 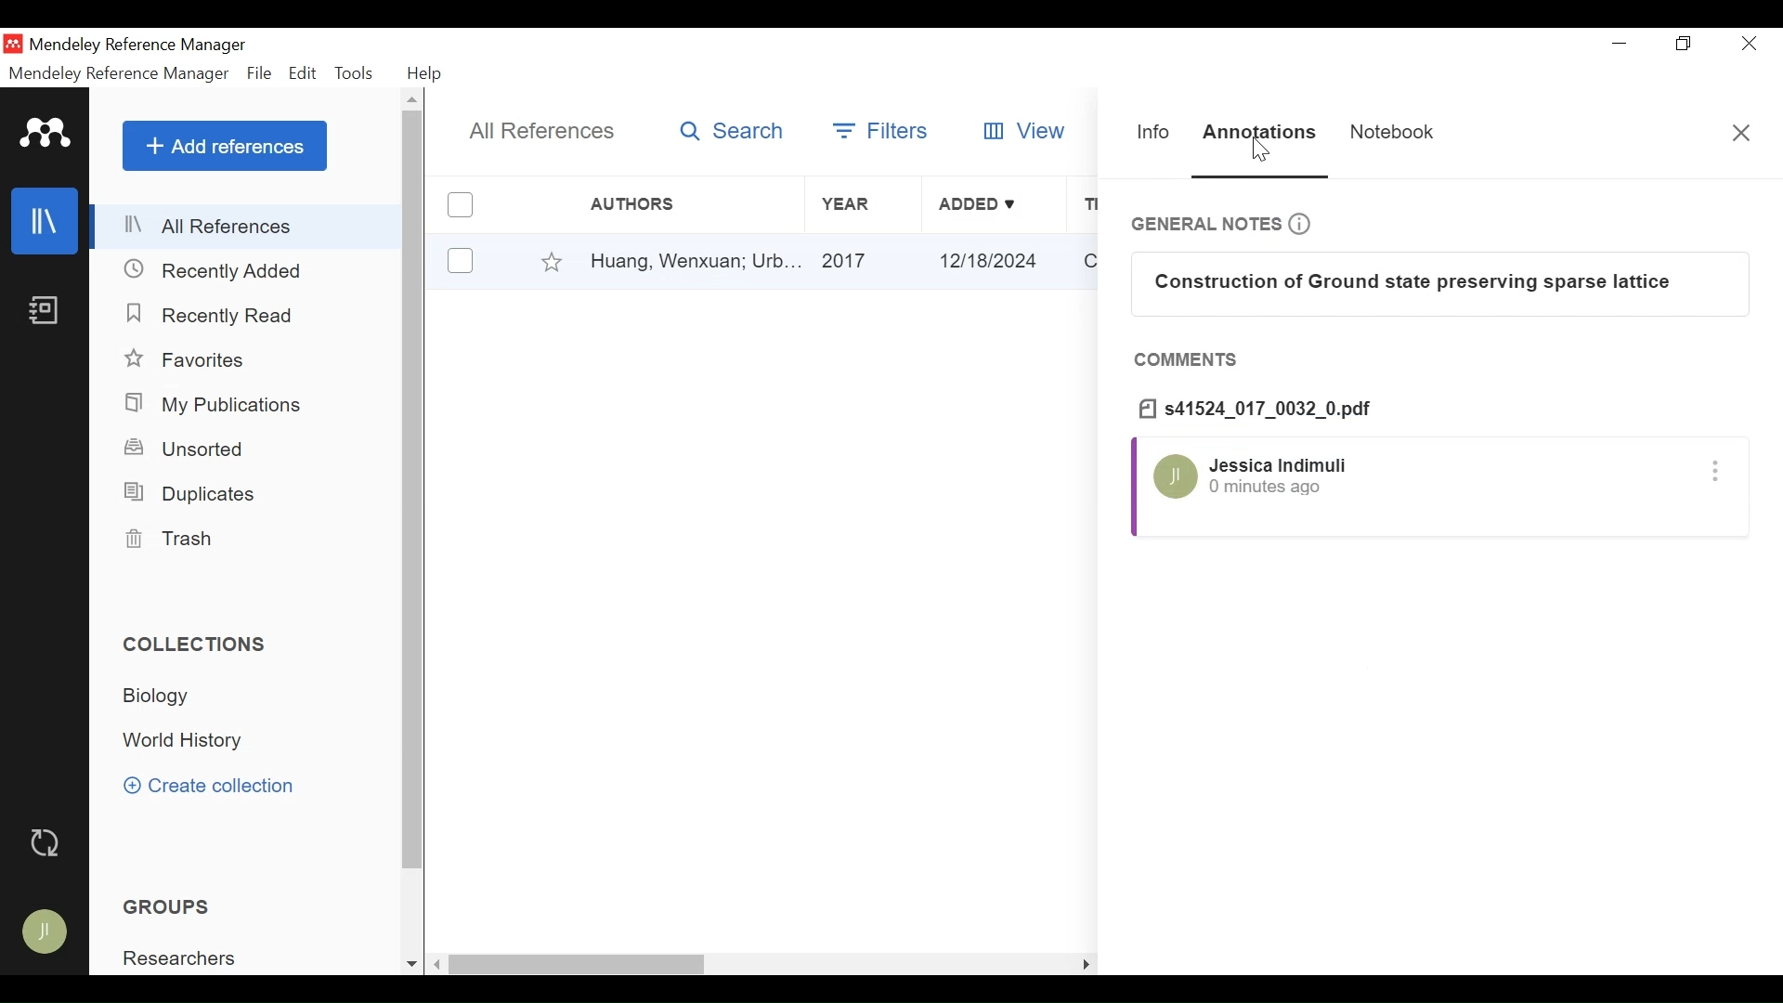 I want to click on s41524_017_0032_0.pdf, so click(x=1261, y=409).